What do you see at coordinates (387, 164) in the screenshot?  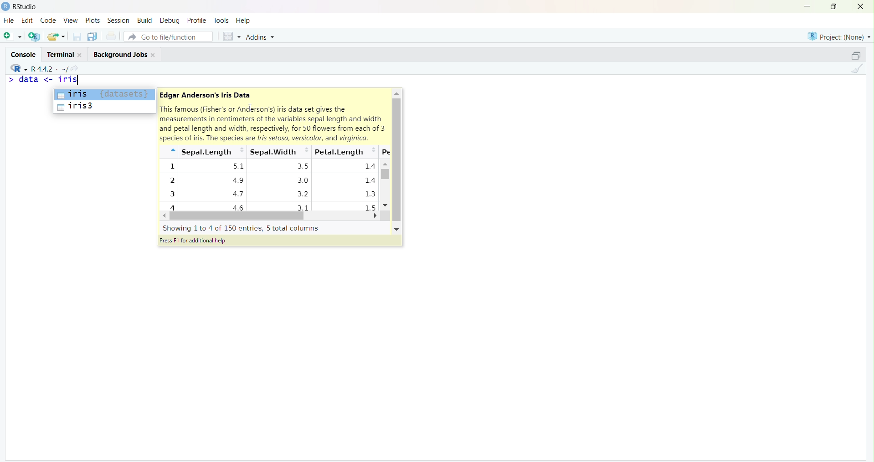 I see `Up` at bounding box center [387, 164].